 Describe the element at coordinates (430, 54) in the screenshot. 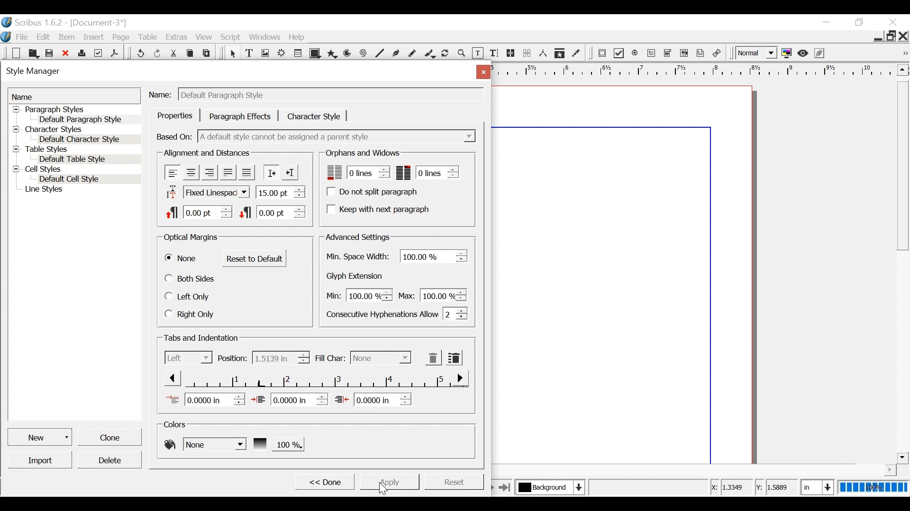

I see `Caligraphic line` at that location.